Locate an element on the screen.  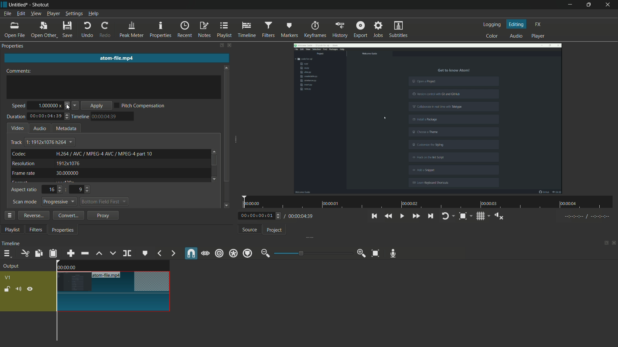
adjustment bar is located at coordinates (314, 253).